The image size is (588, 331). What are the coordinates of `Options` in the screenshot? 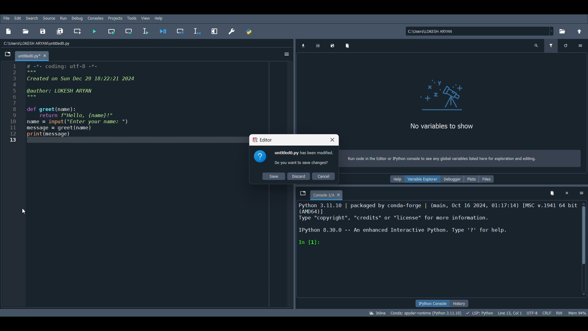 It's located at (581, 194).